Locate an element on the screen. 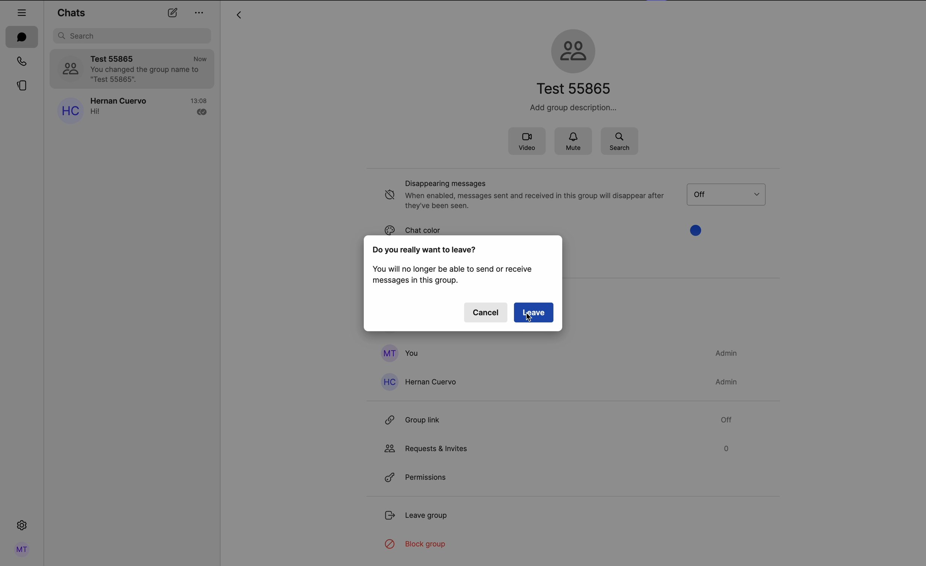 This screenshot has height=566, width=926. you admin is located at coordinates (557, 353).